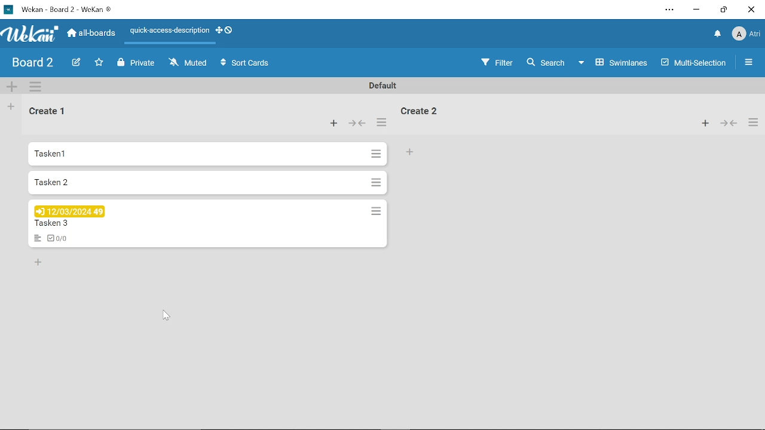  Describe the element at coordinates (166, 314) in the screenshot. I see `Cursor` at that location.